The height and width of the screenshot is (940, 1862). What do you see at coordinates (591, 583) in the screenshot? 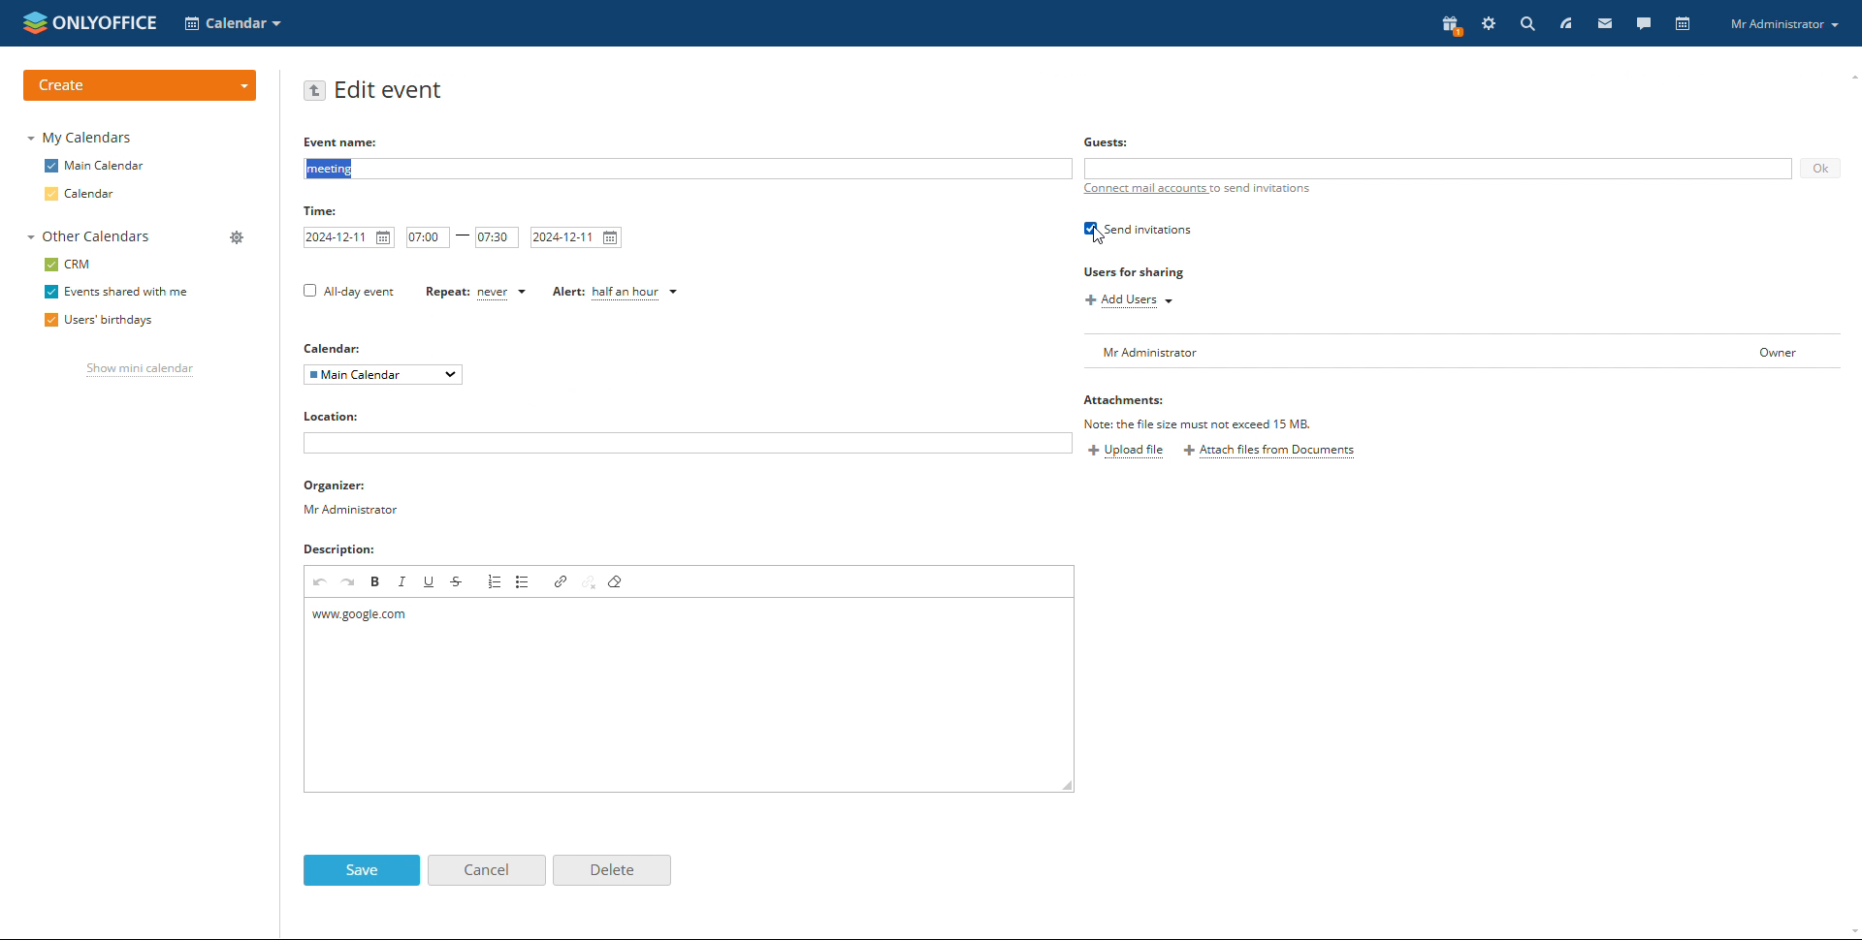
I see `unlink` at bounding box center [591, 583].